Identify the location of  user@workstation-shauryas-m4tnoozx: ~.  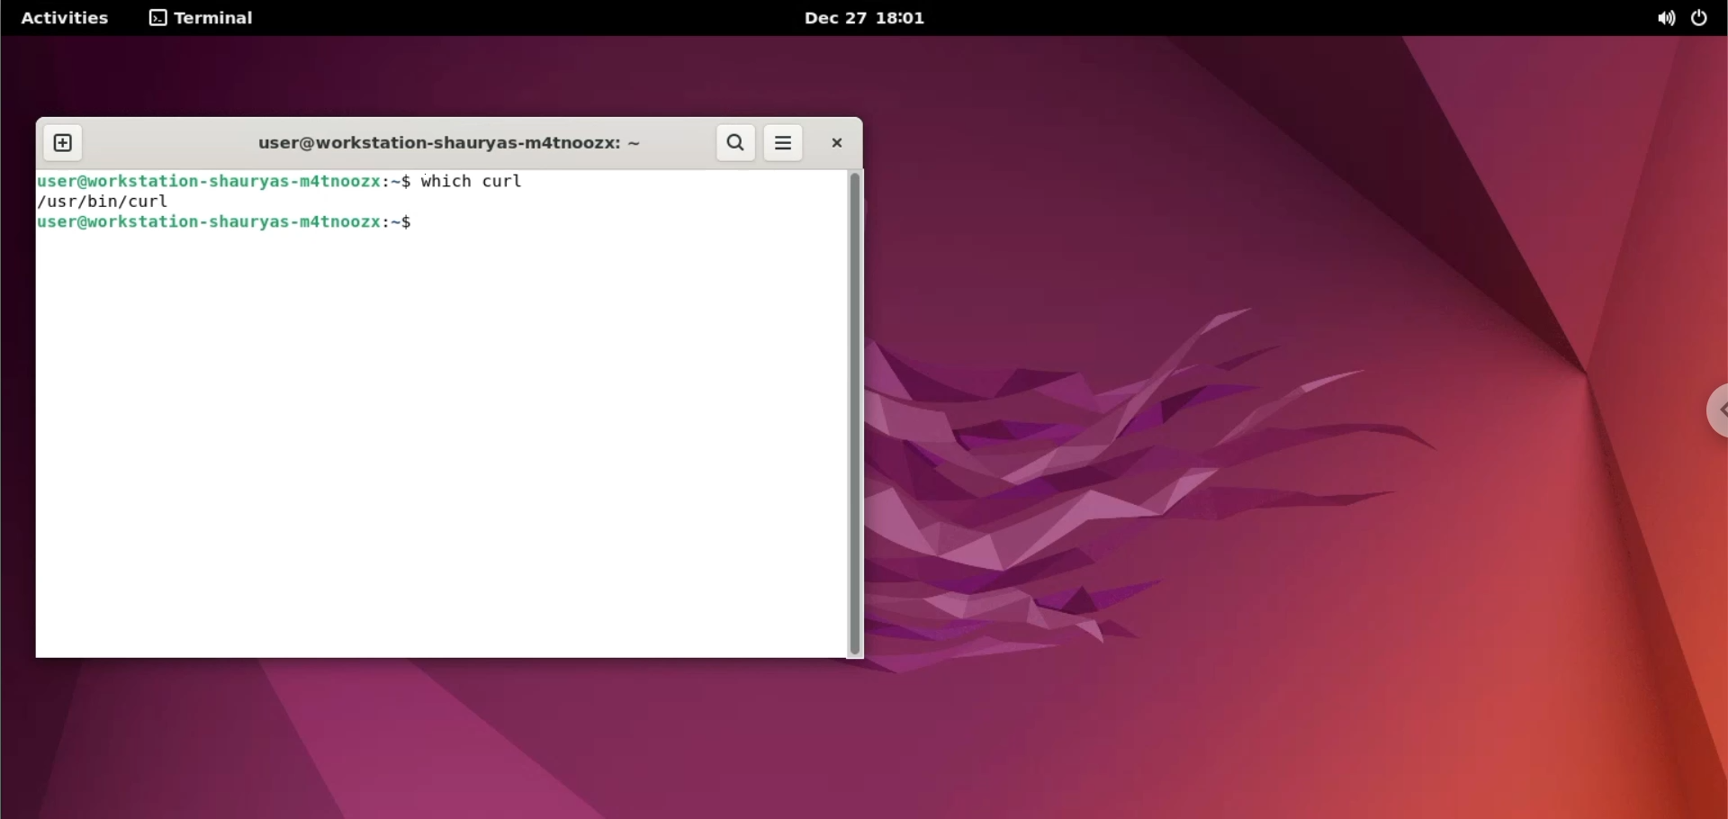
(435, 146).